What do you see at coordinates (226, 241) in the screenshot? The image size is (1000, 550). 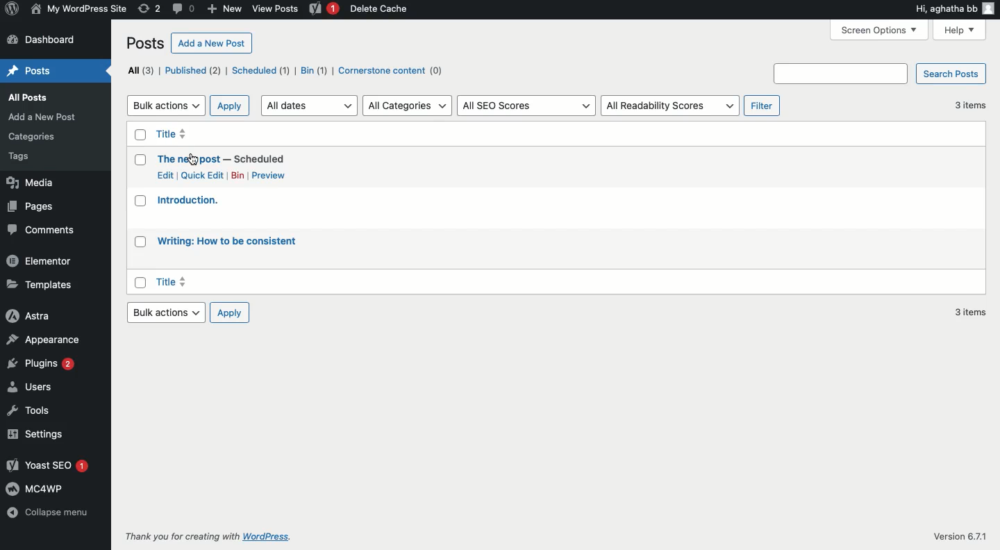 I see `Writing: How to be consistent` at bounding box center [226, 241].